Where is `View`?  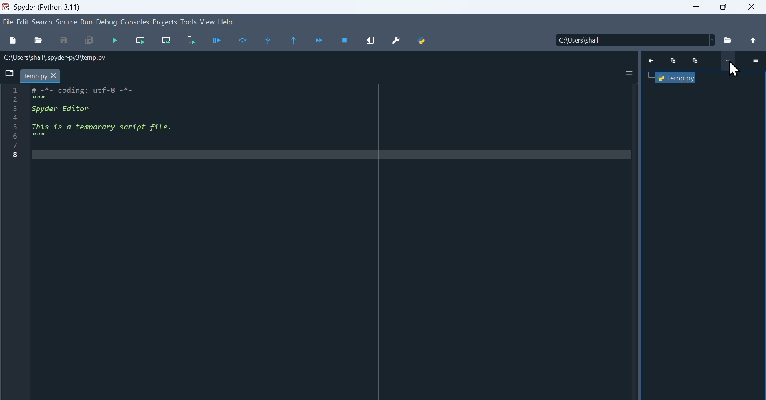
View is located at coordinates (207, 22).